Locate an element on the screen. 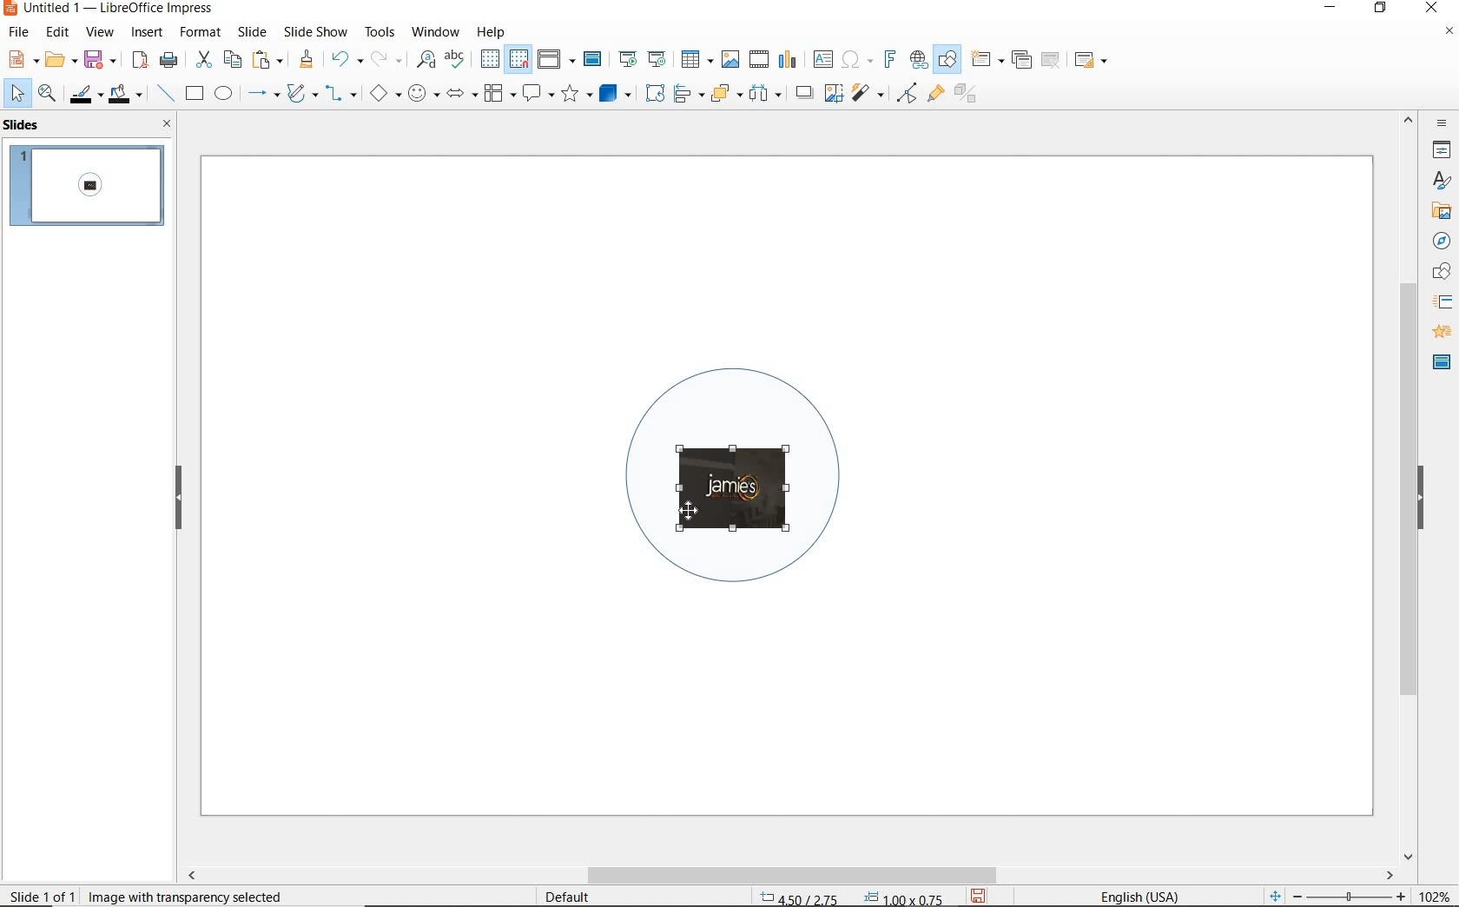 Image resolution: width=1459 pixels, height=907 pixels. slide 1 of 1 is located at coordinates (43, 892).